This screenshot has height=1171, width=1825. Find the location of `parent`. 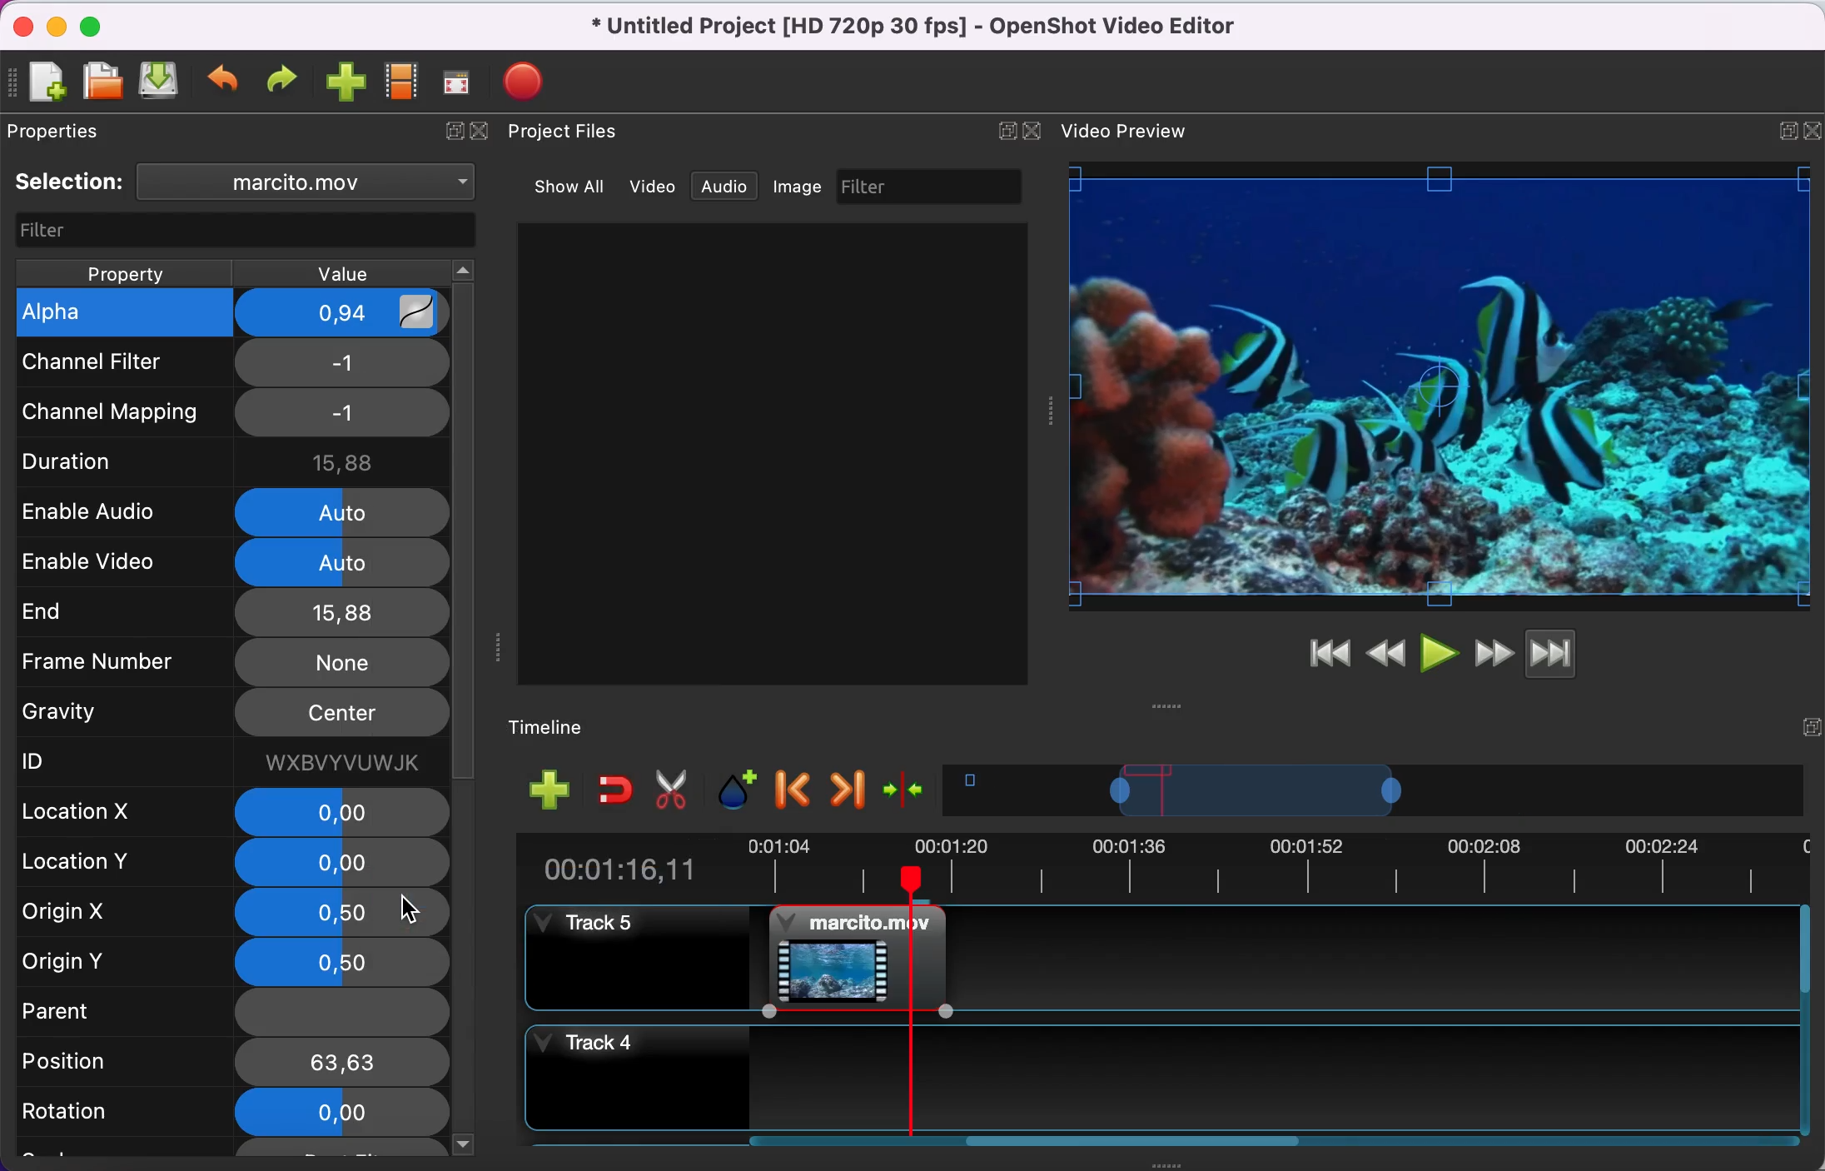

parent is located at coordinates (342, 1010).